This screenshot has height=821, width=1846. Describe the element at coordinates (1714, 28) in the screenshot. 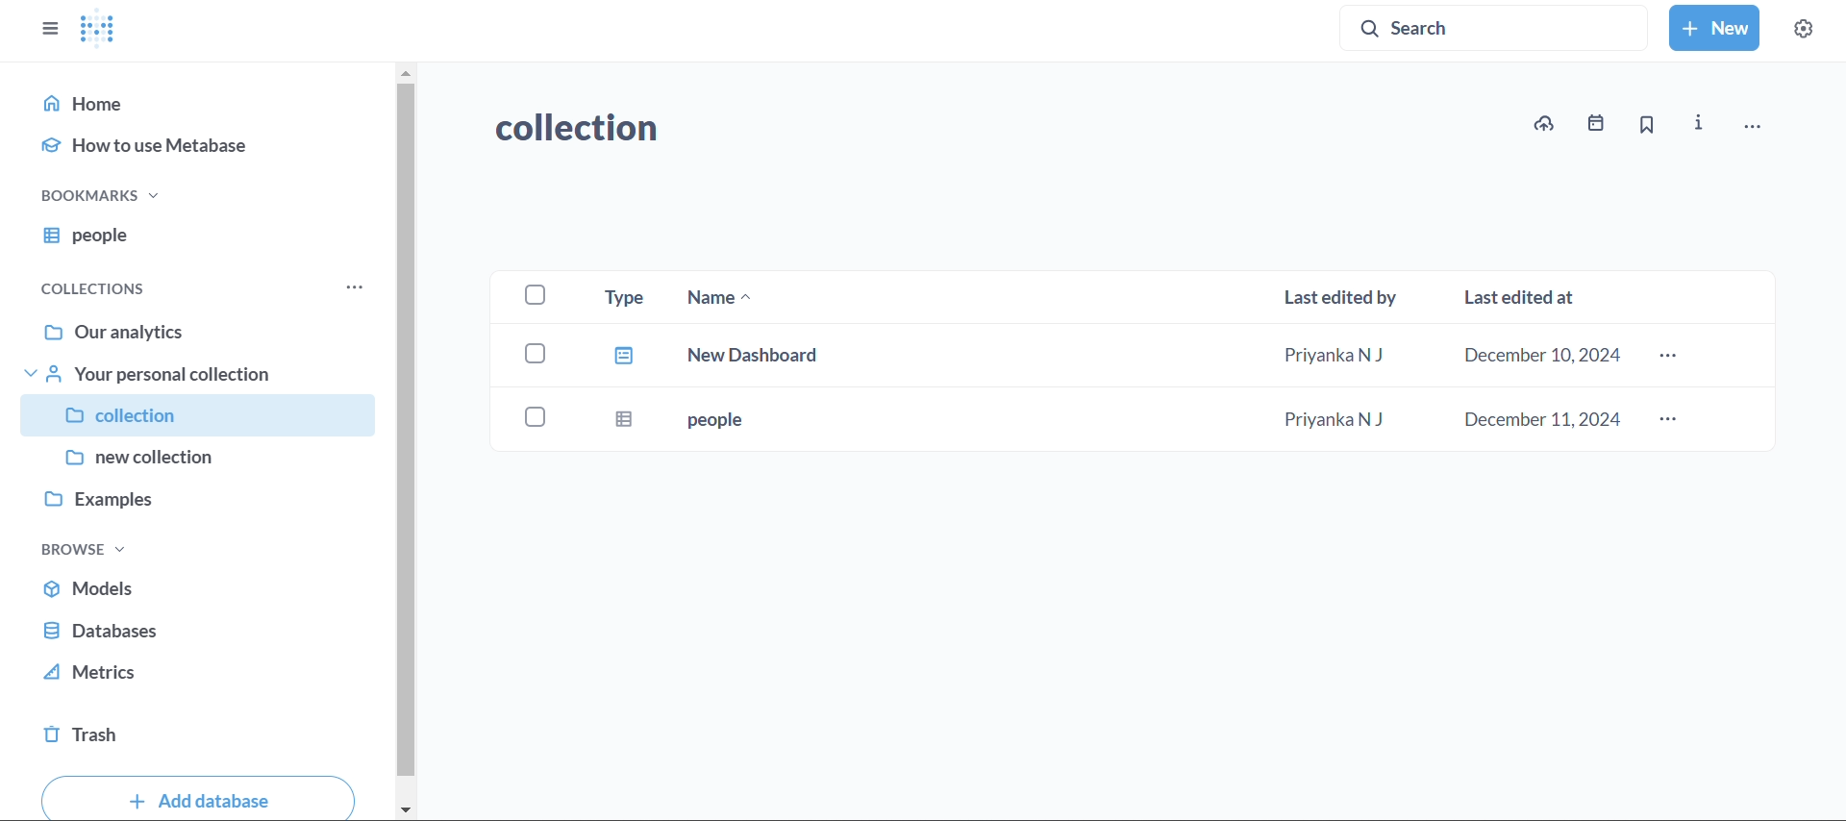

I see `new` at that location.